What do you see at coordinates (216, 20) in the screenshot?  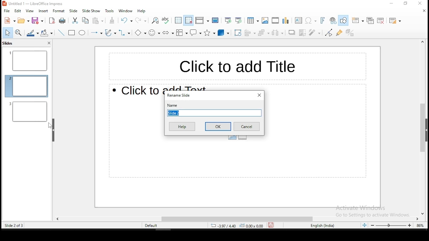 I see `master slide` at bounding box center [216, 20].